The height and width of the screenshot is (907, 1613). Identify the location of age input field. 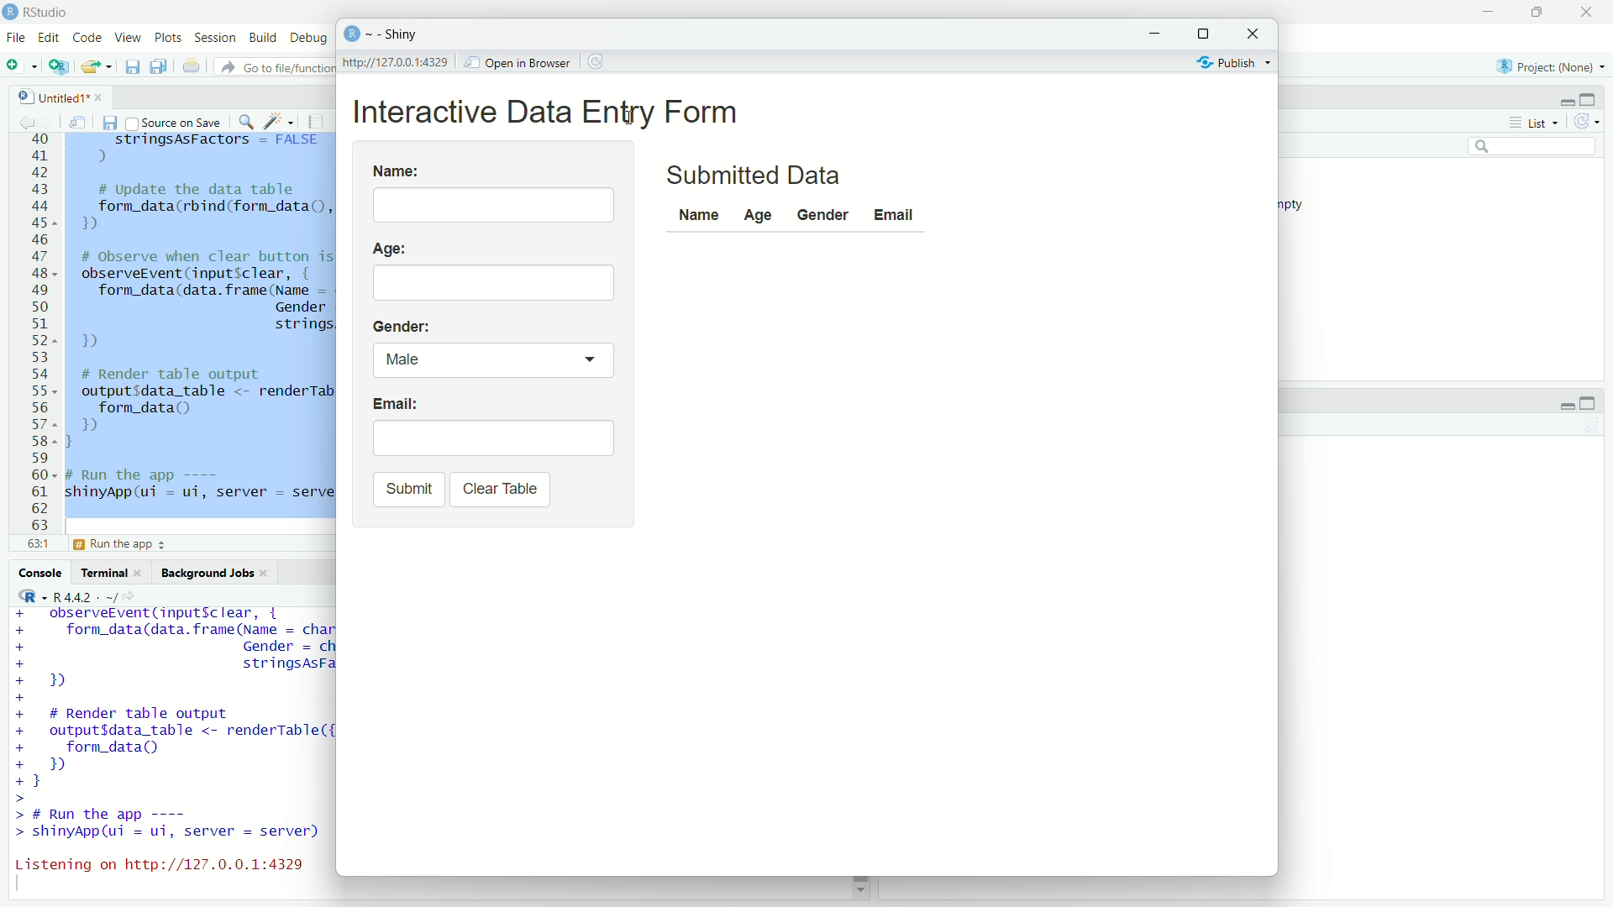
(494, 280).